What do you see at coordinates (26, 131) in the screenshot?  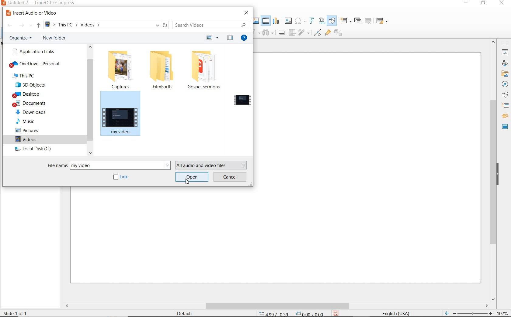 I see `pictures` at bounding box center [26, 131].